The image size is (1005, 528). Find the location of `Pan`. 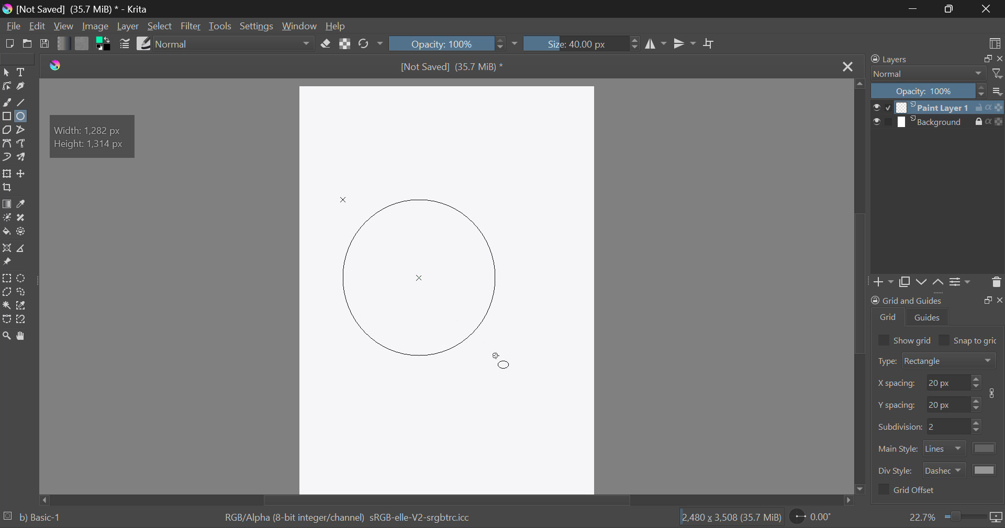

Pan is located at coordinates (22, 336).